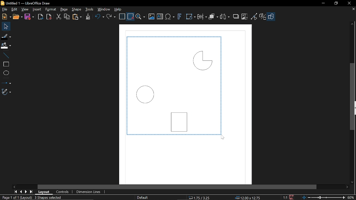  Describe the element at coordinates (352, 183) in the screenshot. I see `Move down` at that location.